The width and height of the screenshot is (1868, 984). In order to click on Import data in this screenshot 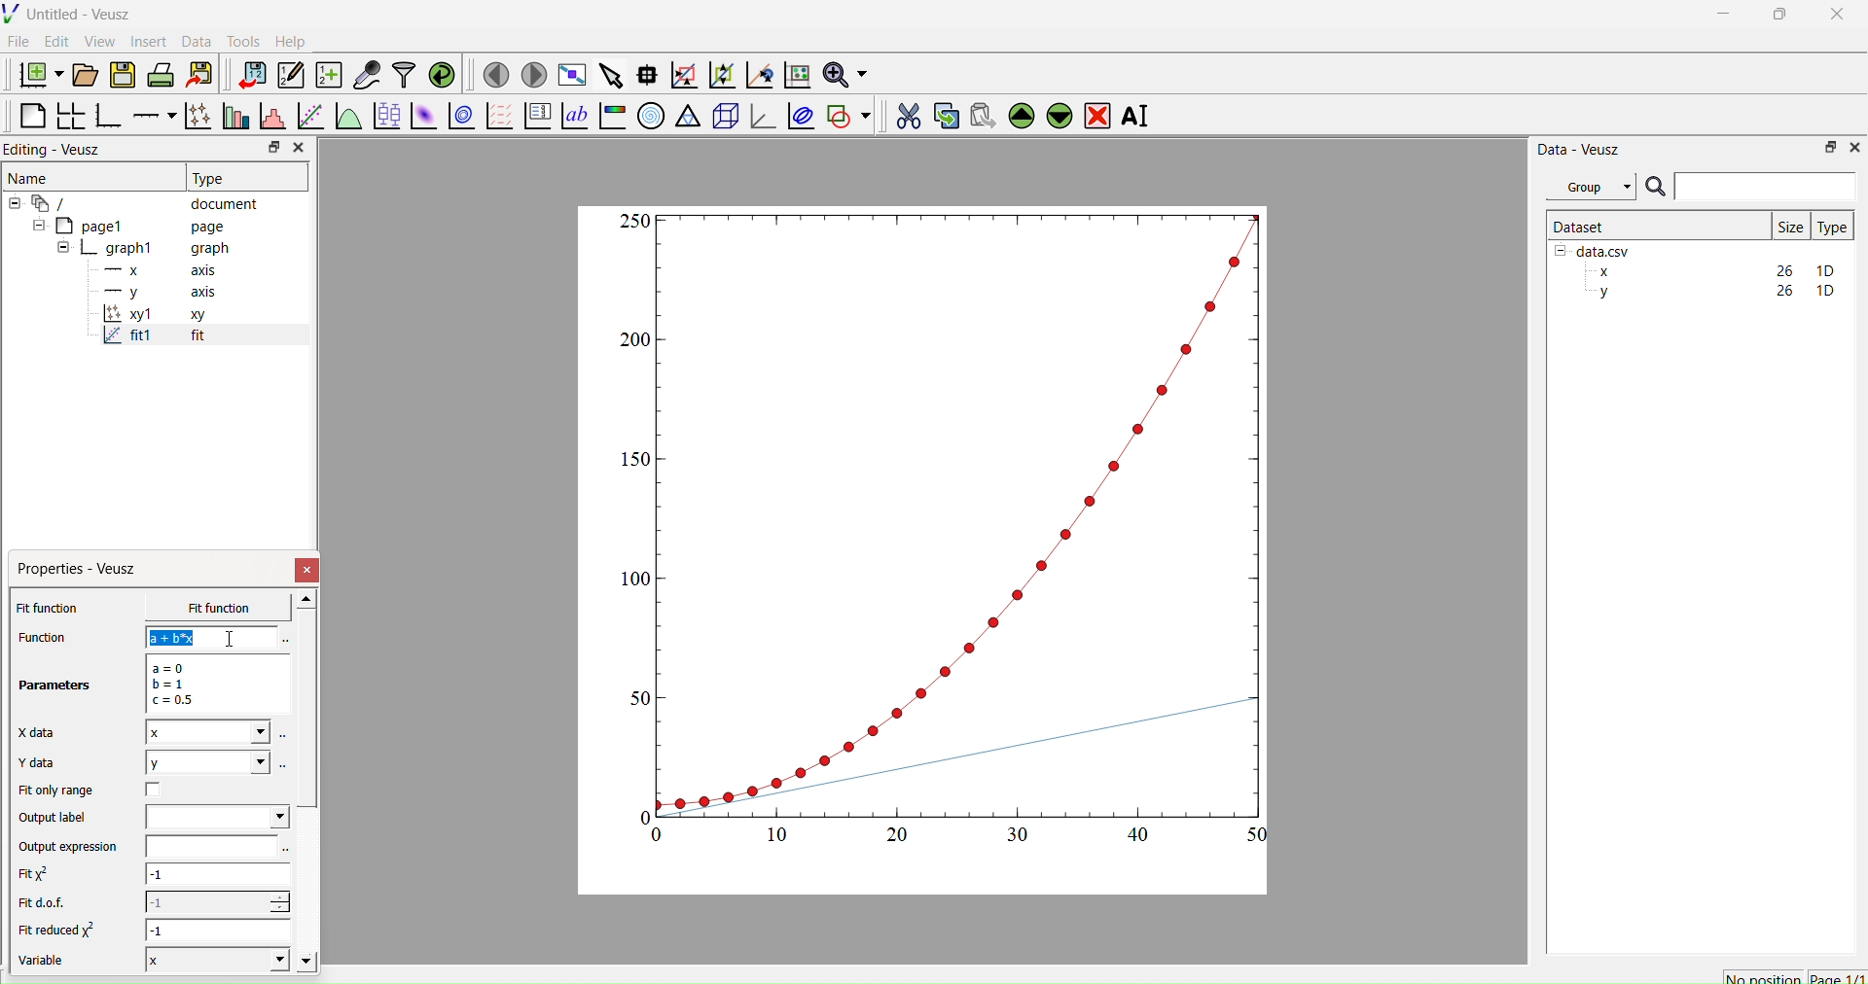, I will do `click(247, 75)`.